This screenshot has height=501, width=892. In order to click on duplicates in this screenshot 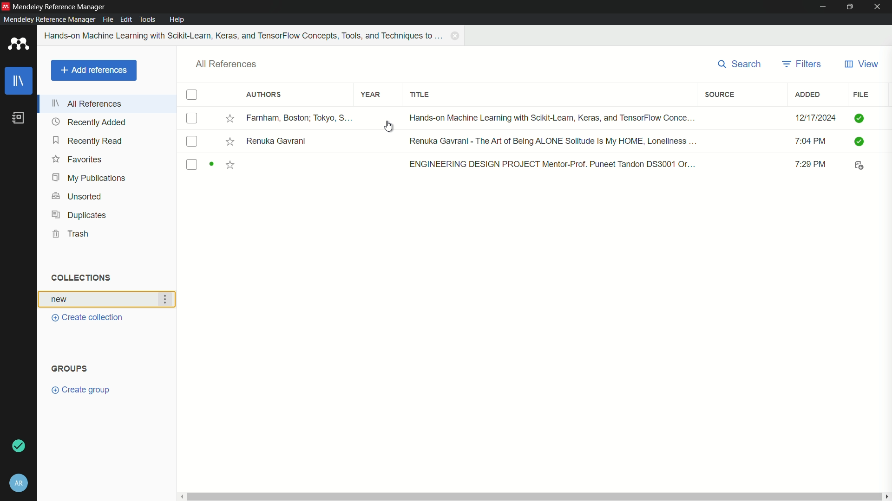, I will do `click(79, 215)`.